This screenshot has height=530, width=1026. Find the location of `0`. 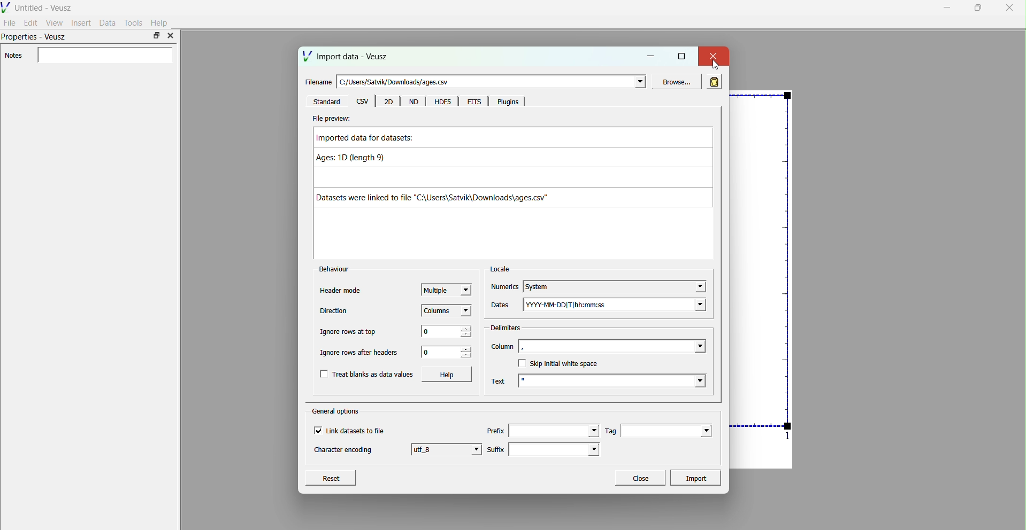

0 is located at coordinates (439, 331).